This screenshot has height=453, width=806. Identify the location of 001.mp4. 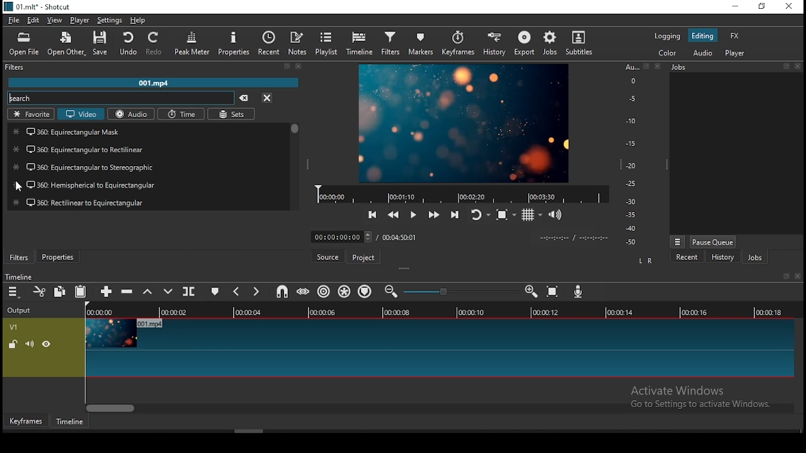
(159, 84).